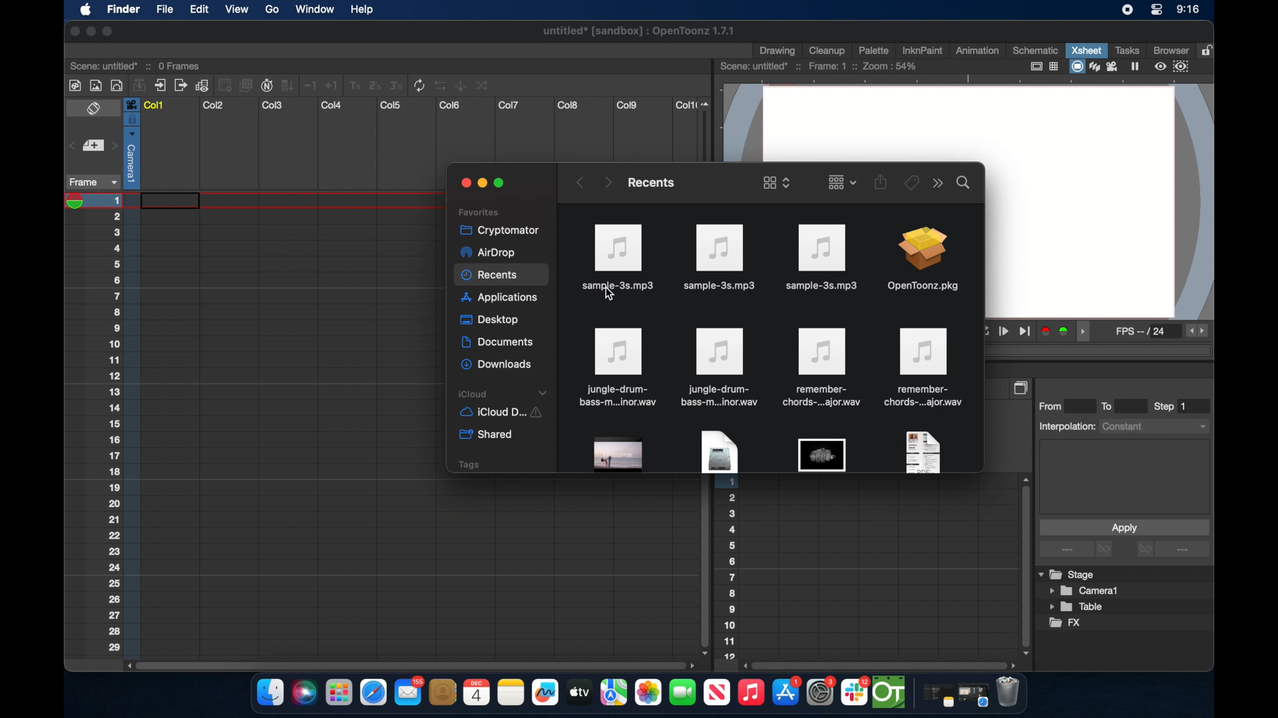  What do you see at coordinates (1106, 66) in the screenshot?
I see `view modes` at bounding box center [1106, 66].